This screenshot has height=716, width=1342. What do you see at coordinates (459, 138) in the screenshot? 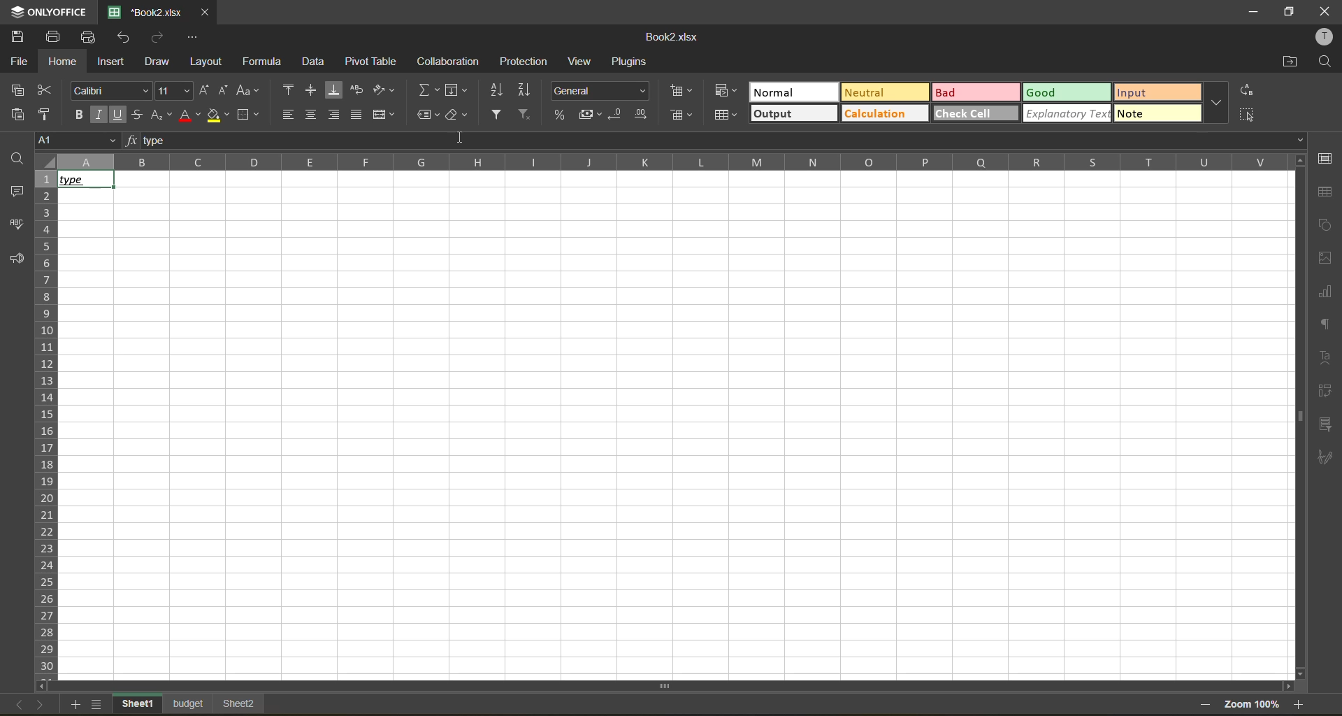
I see `cursor` at bounding box center [459, 138].